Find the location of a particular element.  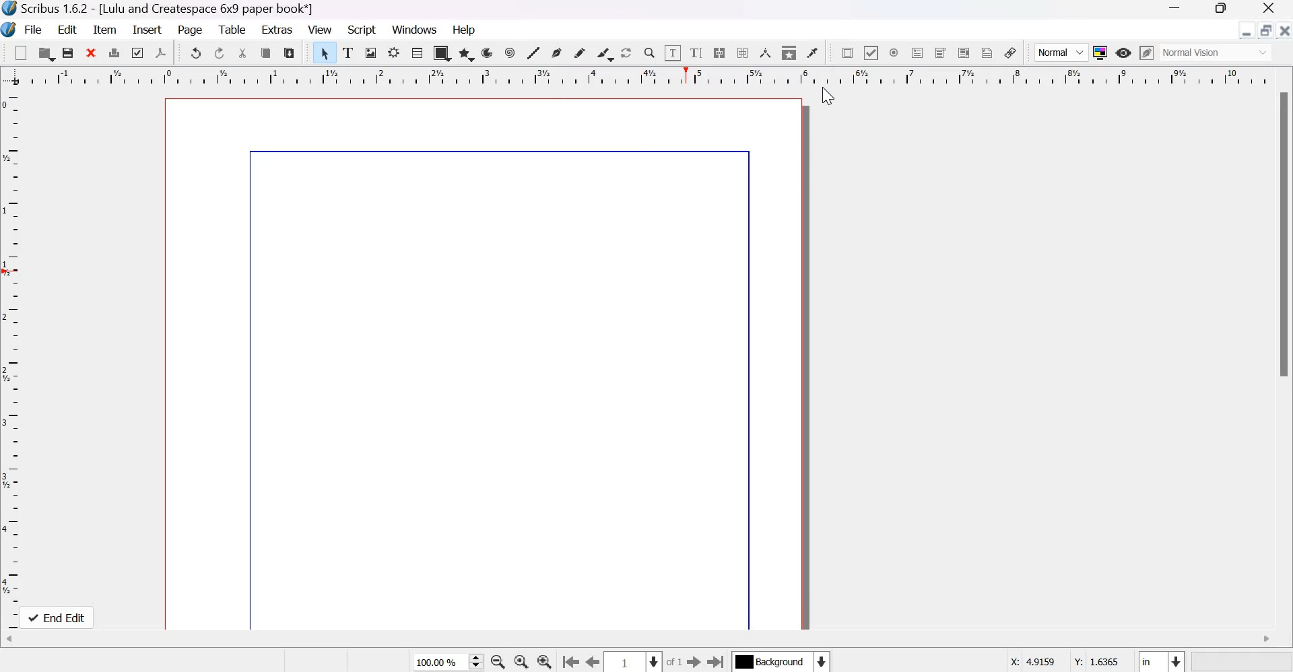

Minimize is located at coordinates (1246, 31).